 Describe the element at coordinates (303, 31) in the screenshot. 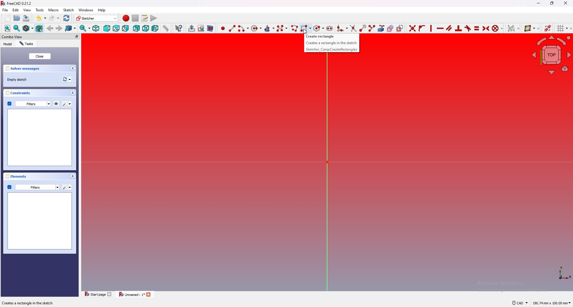

I see `cursor` at that location.